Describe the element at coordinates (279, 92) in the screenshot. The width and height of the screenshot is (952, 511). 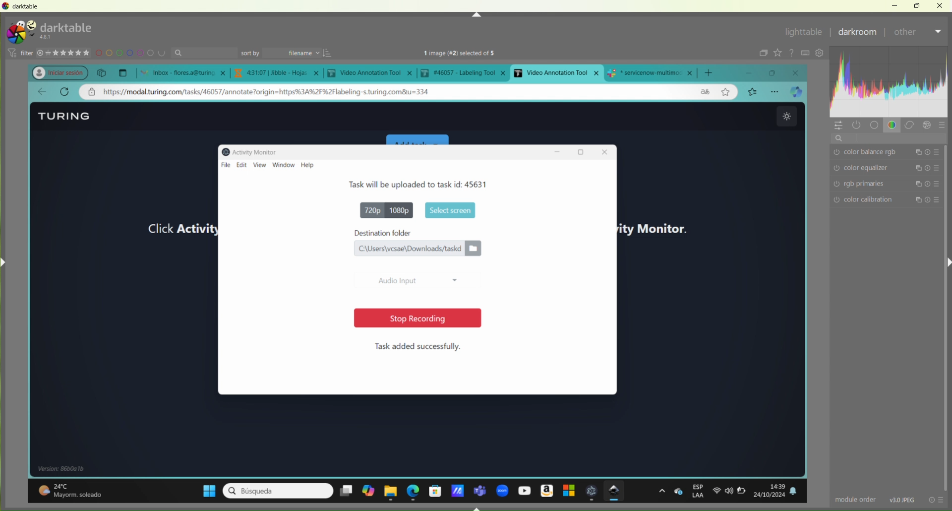
I see `web address` at that location.